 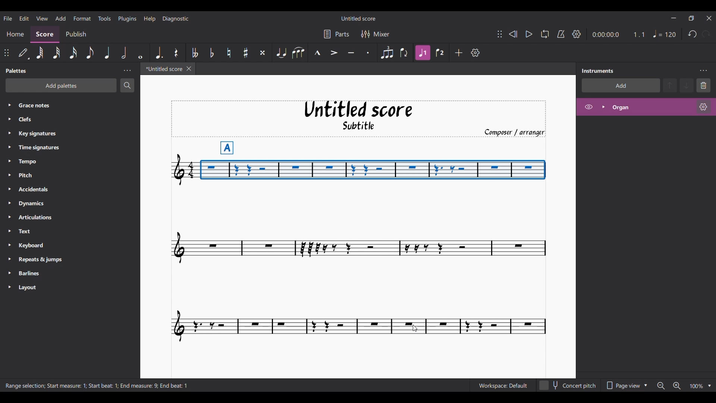 What do you see at coordinates (41, 18) in the screenshot?
I see `View menu` at bounding box center [41, 18].